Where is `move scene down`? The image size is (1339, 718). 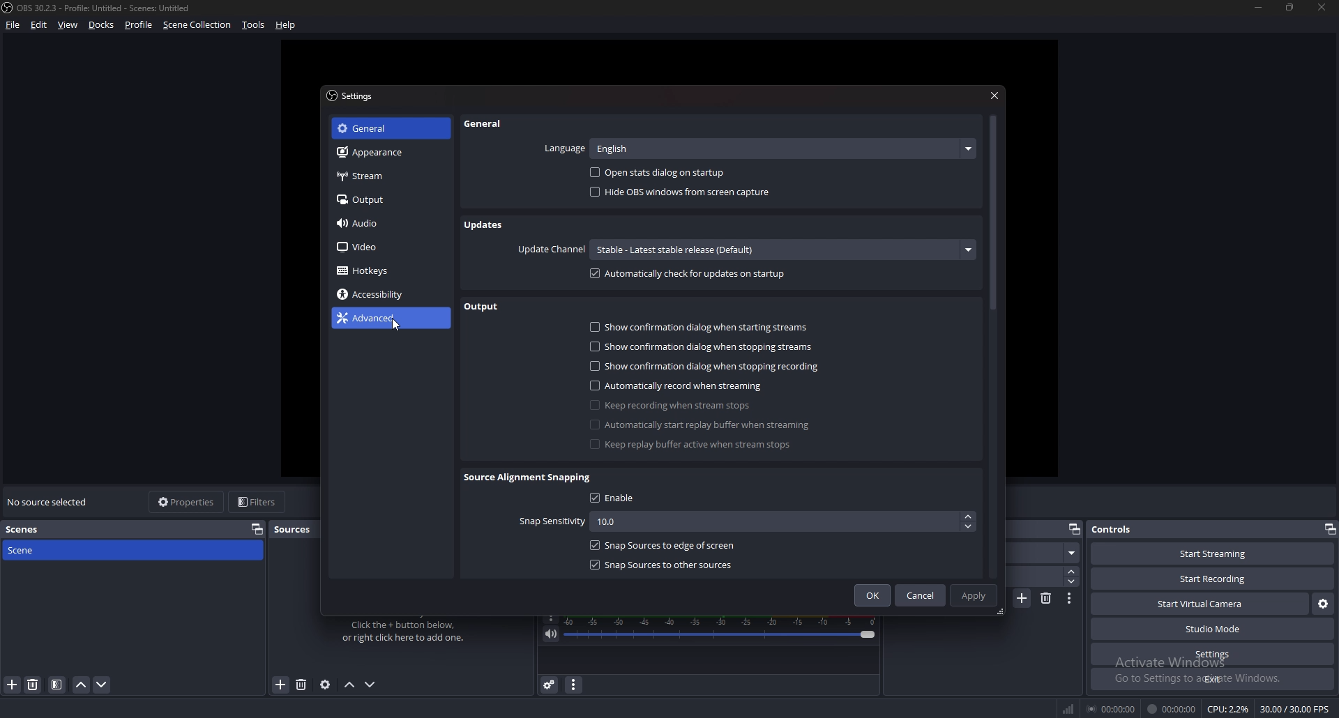
move scene down is located at coordinates (102, 685).